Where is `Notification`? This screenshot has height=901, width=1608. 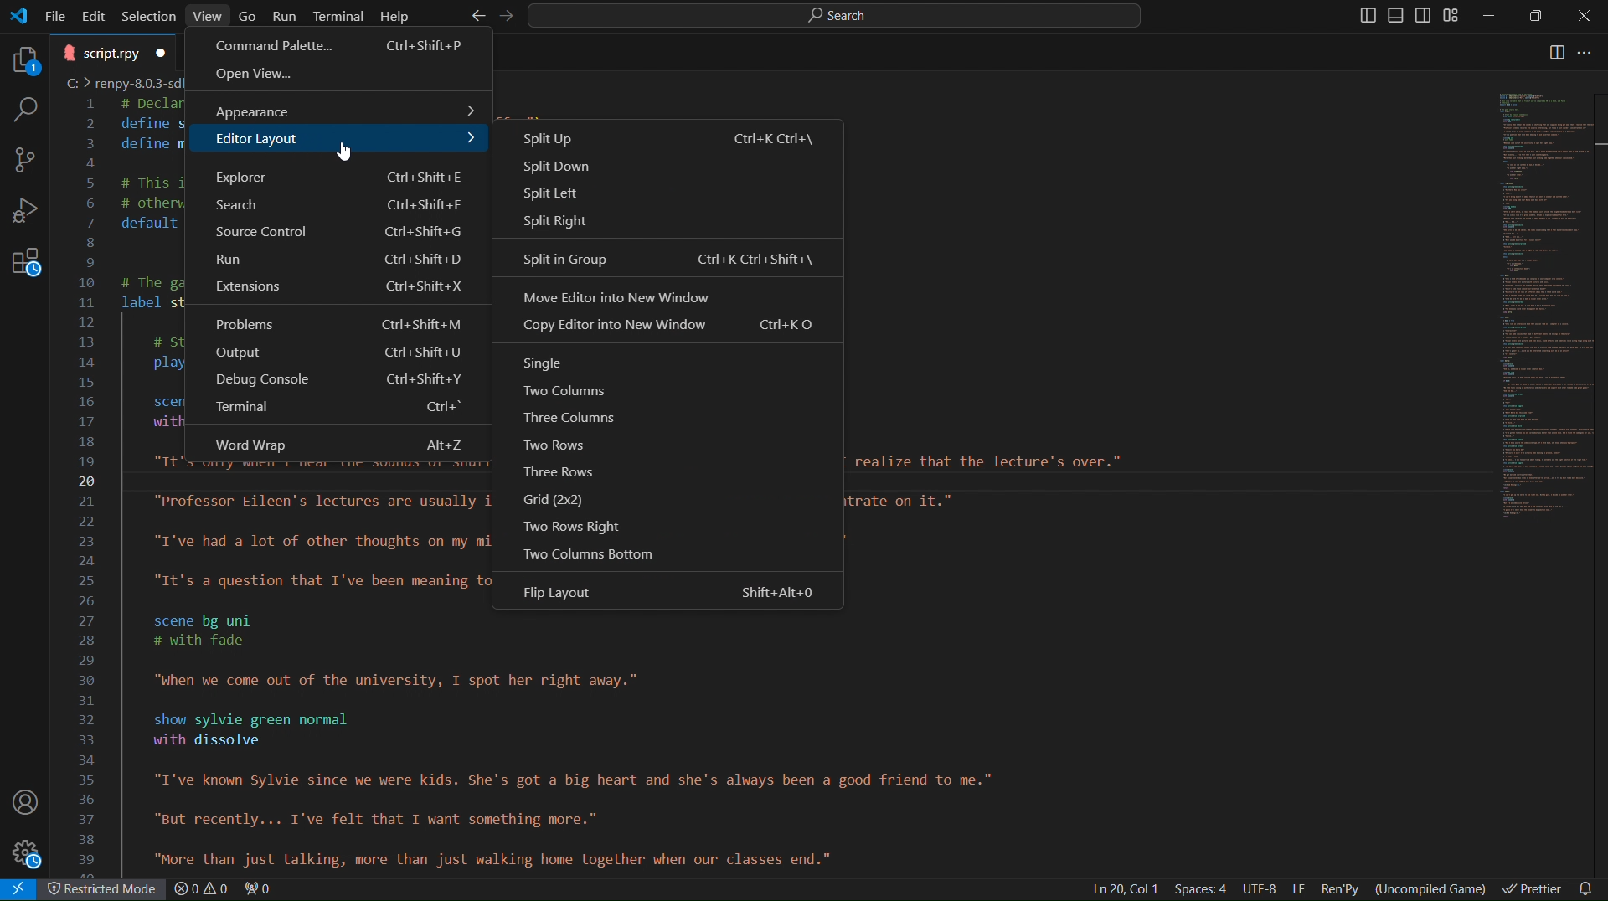
Notification is located at coordinates (1590, 888).